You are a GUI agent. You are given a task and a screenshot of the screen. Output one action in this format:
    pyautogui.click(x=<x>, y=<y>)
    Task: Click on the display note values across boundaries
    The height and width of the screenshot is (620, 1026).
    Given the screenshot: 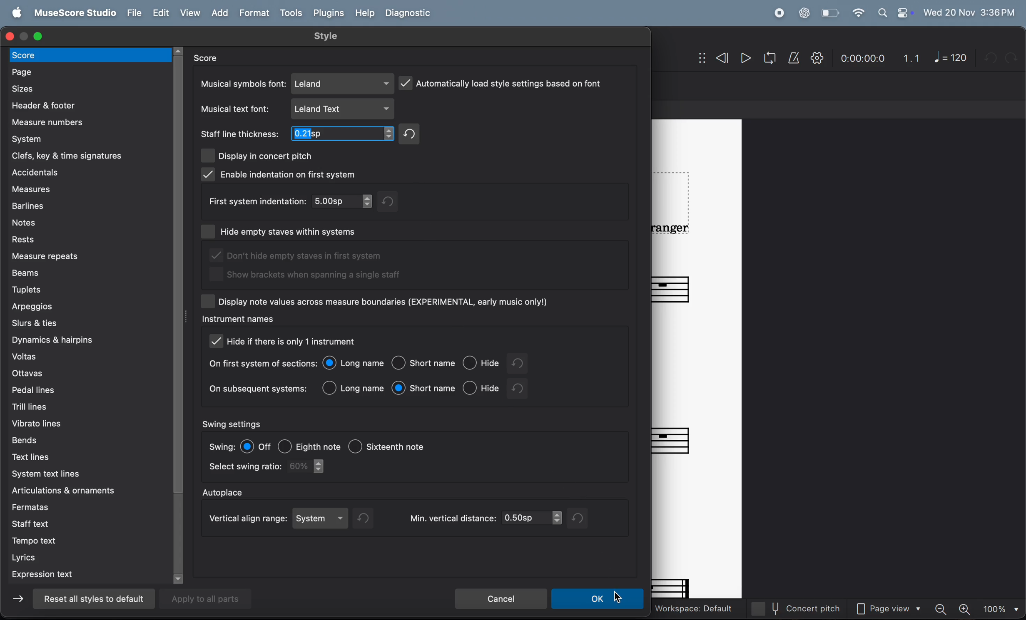 What is the action you would take?
    pyautogui.click(x=386, y=302)
    